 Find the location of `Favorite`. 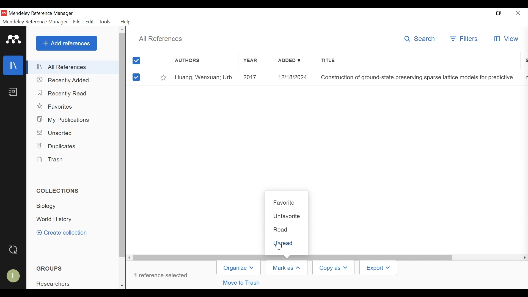

Favorite is located at coordinates (287, 202).